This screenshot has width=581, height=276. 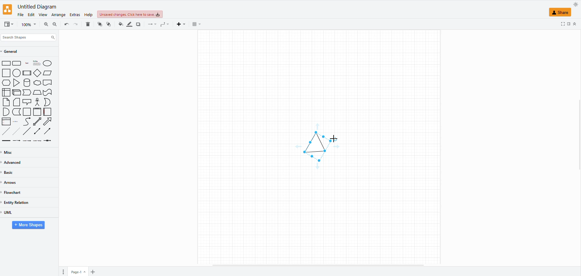 I want to click on File Icon, so click(x=17, y=102).